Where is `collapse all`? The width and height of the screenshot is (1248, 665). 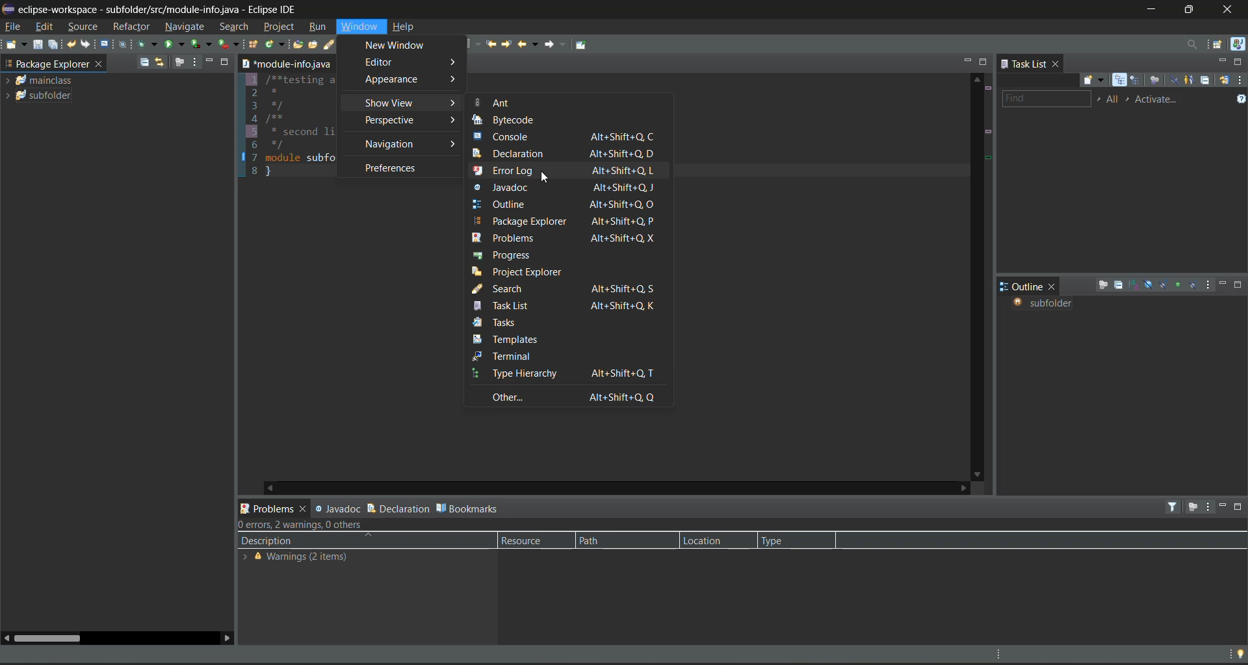 collapse all is located at coordinates (146, 61).